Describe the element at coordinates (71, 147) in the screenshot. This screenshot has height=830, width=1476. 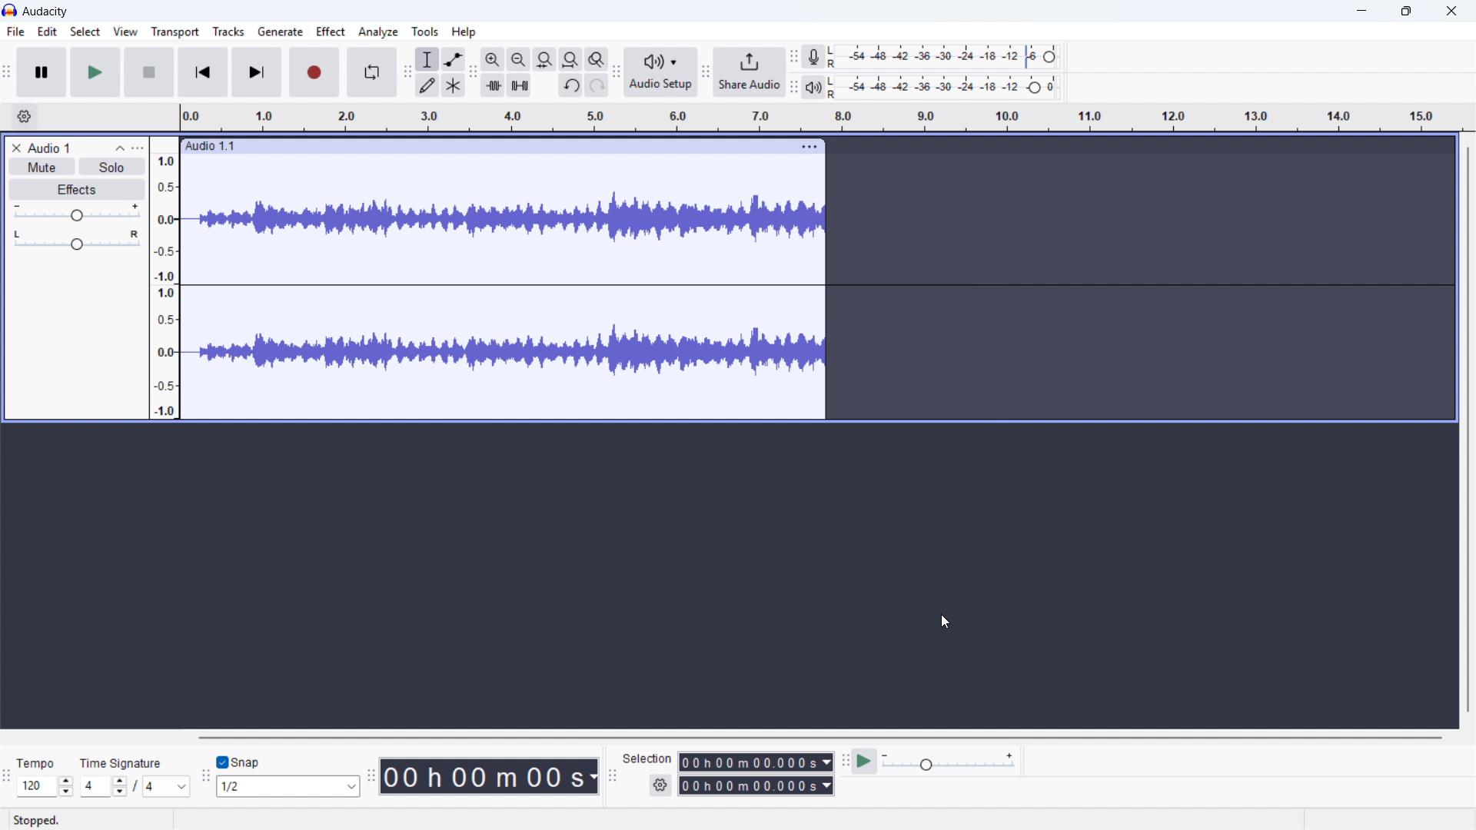
I see `Track title ` at that location.